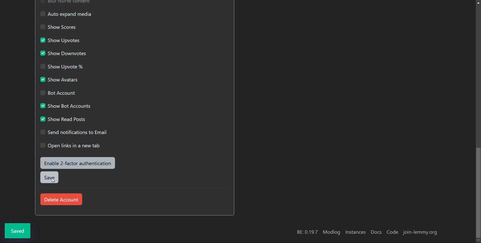 This screenshot has width=481, height=243. What do you see at coordinates (376, 232) in the screenshot?
I see `docs` at bounding box center [376, 232].